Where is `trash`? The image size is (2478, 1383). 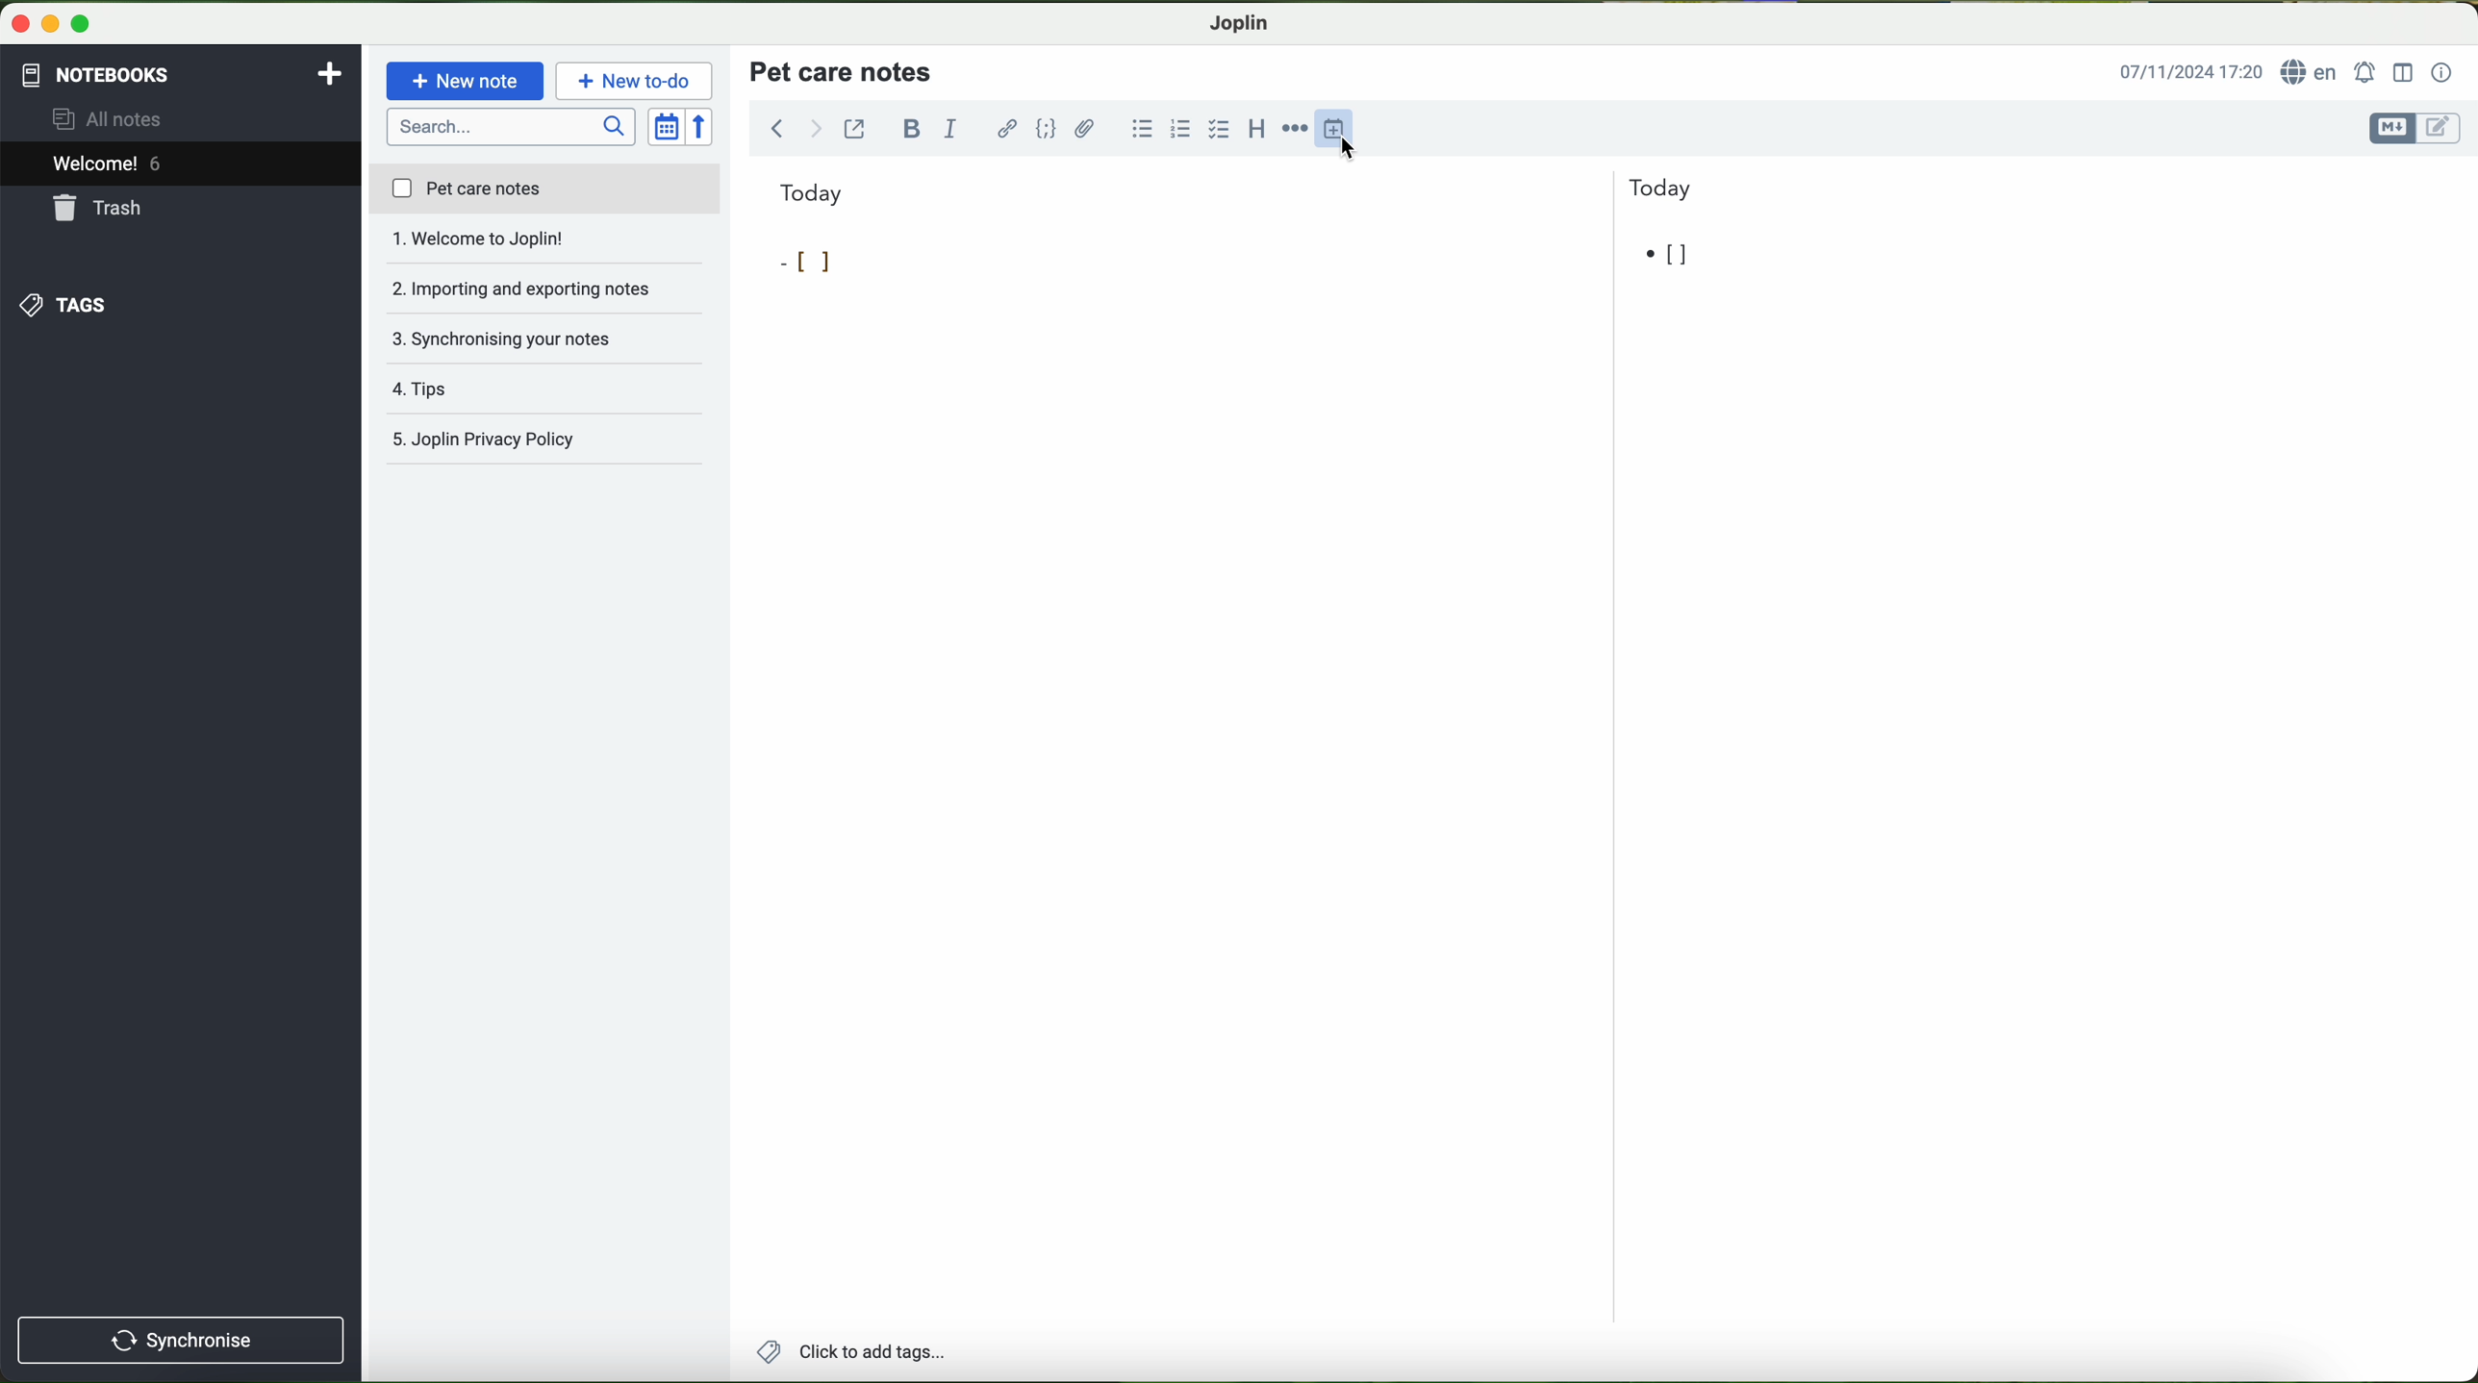 trash is located at coordinates (99, 211).